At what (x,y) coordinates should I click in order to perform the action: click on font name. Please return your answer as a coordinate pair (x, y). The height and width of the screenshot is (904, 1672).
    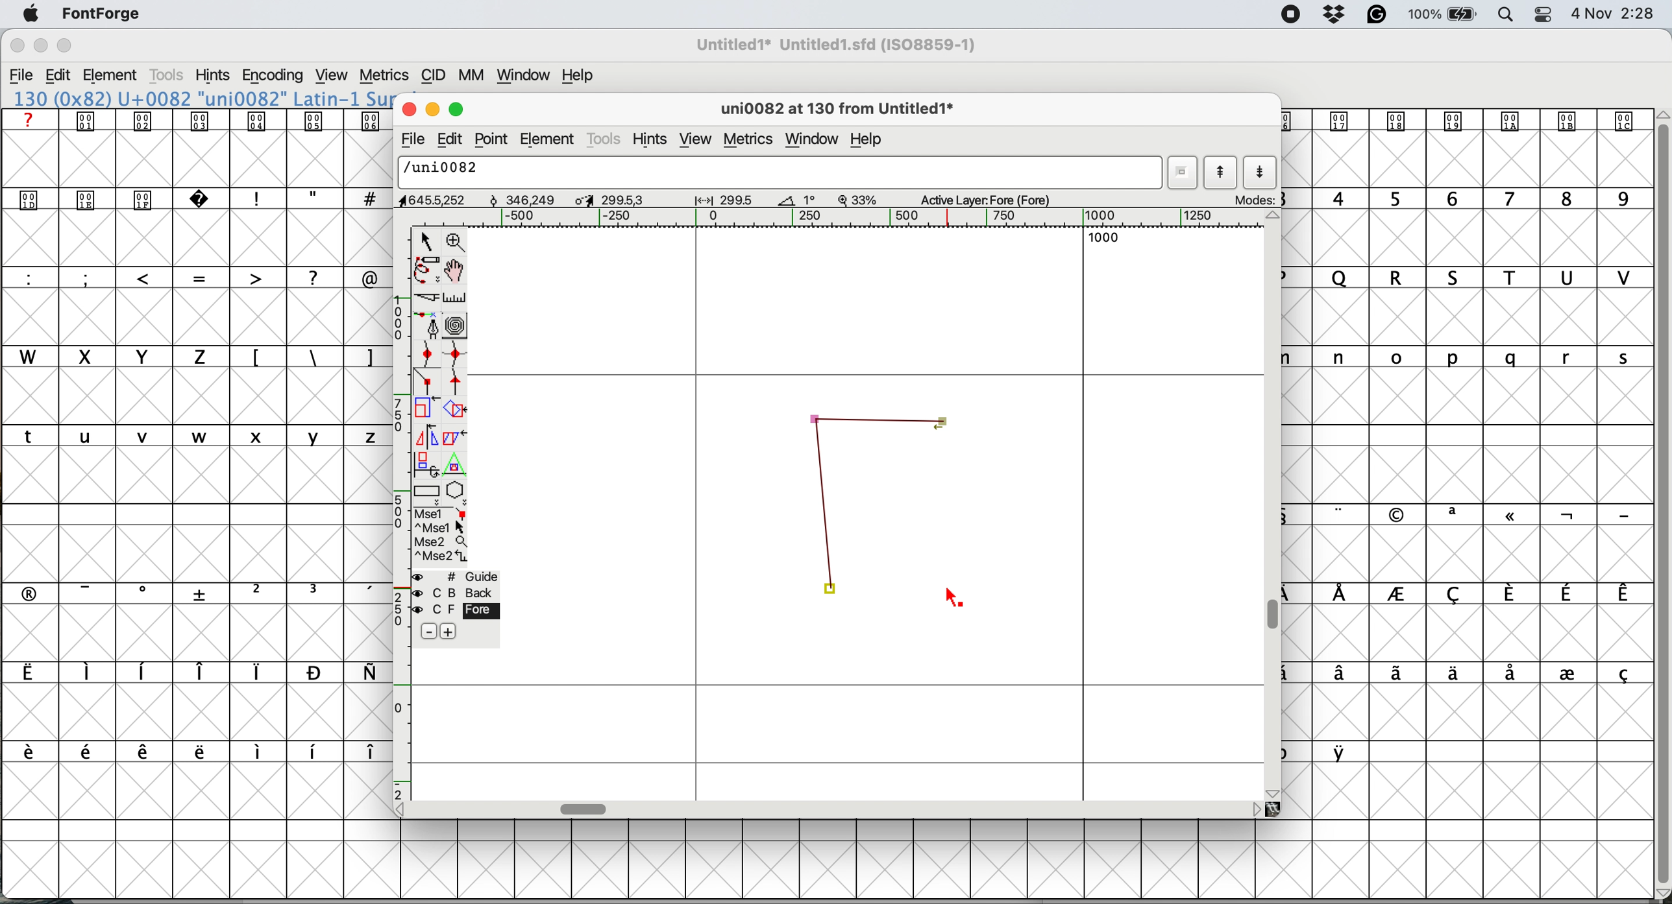
    Looking at the image, I should click on (199, 99).